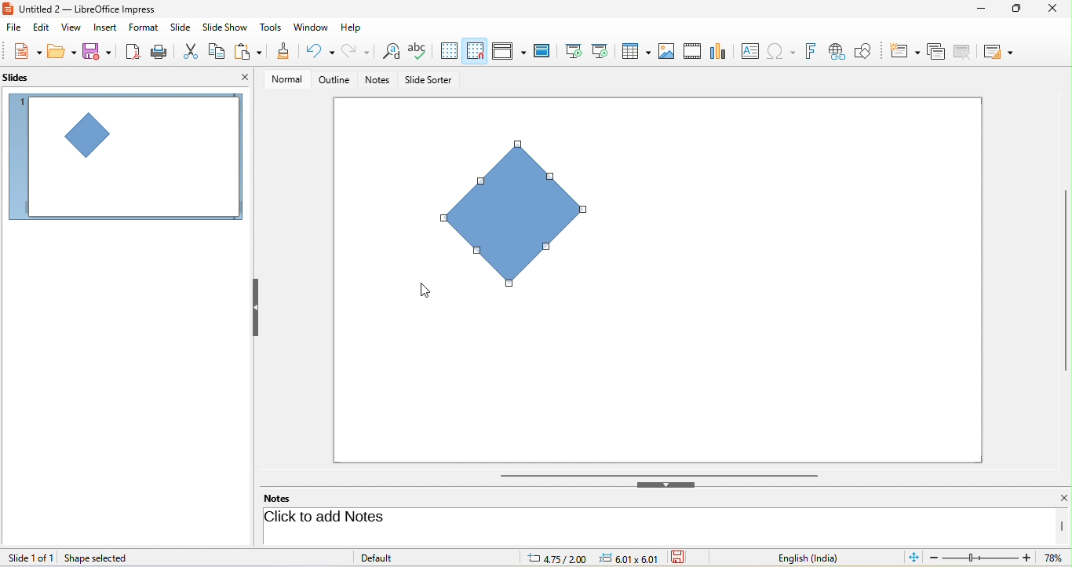 The image size is (1072, 567). I want to click on special character, so click(784, 51).